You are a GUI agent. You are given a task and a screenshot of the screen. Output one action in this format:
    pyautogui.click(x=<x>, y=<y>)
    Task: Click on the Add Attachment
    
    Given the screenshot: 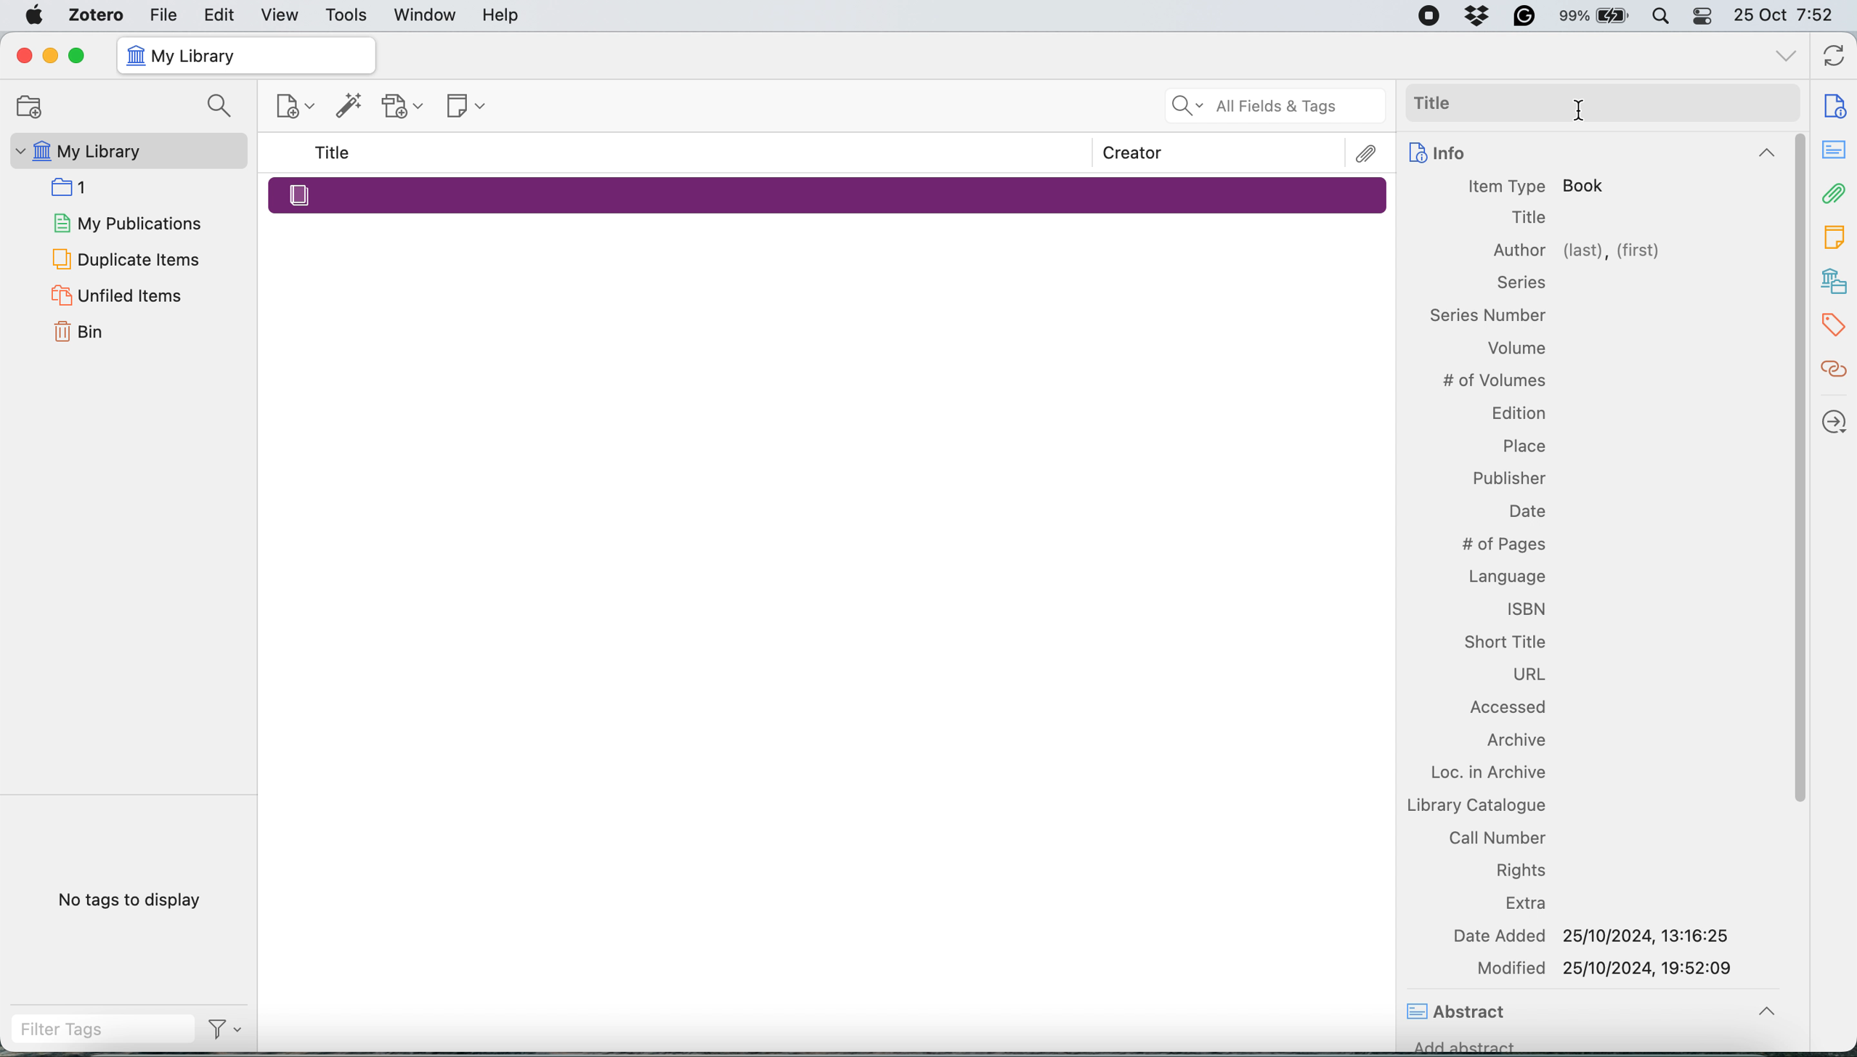 What is the action you would take?
    pyautogui.click(x=403, y=107)
    